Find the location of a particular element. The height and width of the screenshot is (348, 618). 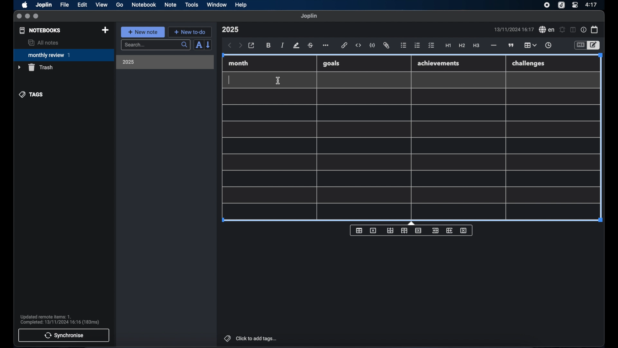

I beam cursor is located at coordinates (278, 81).